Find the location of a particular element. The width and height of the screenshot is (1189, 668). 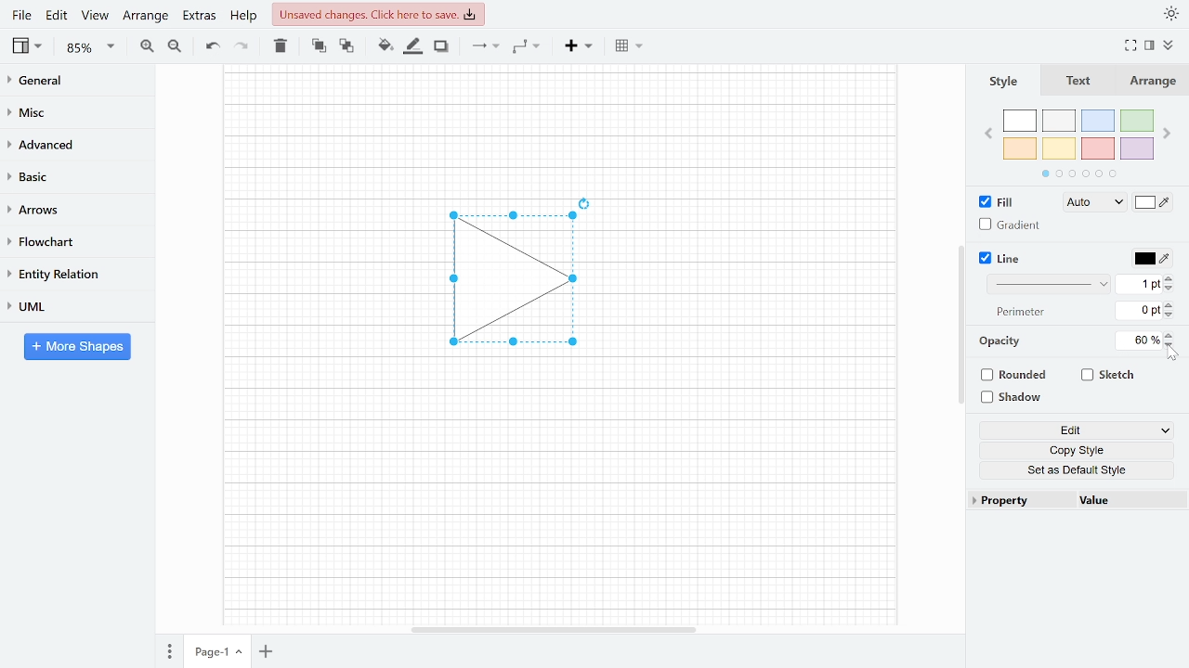

Shadow is located at coordinates (441, 46).